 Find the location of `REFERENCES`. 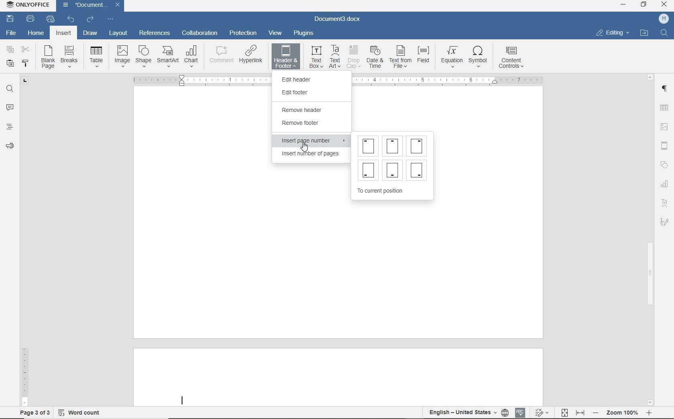

REFERENCES is located at coordinates (154, 33).